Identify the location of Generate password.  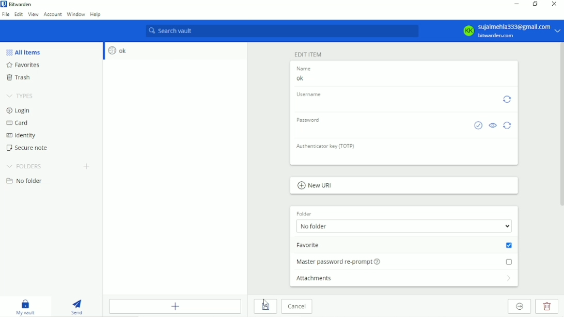
(508, 125).